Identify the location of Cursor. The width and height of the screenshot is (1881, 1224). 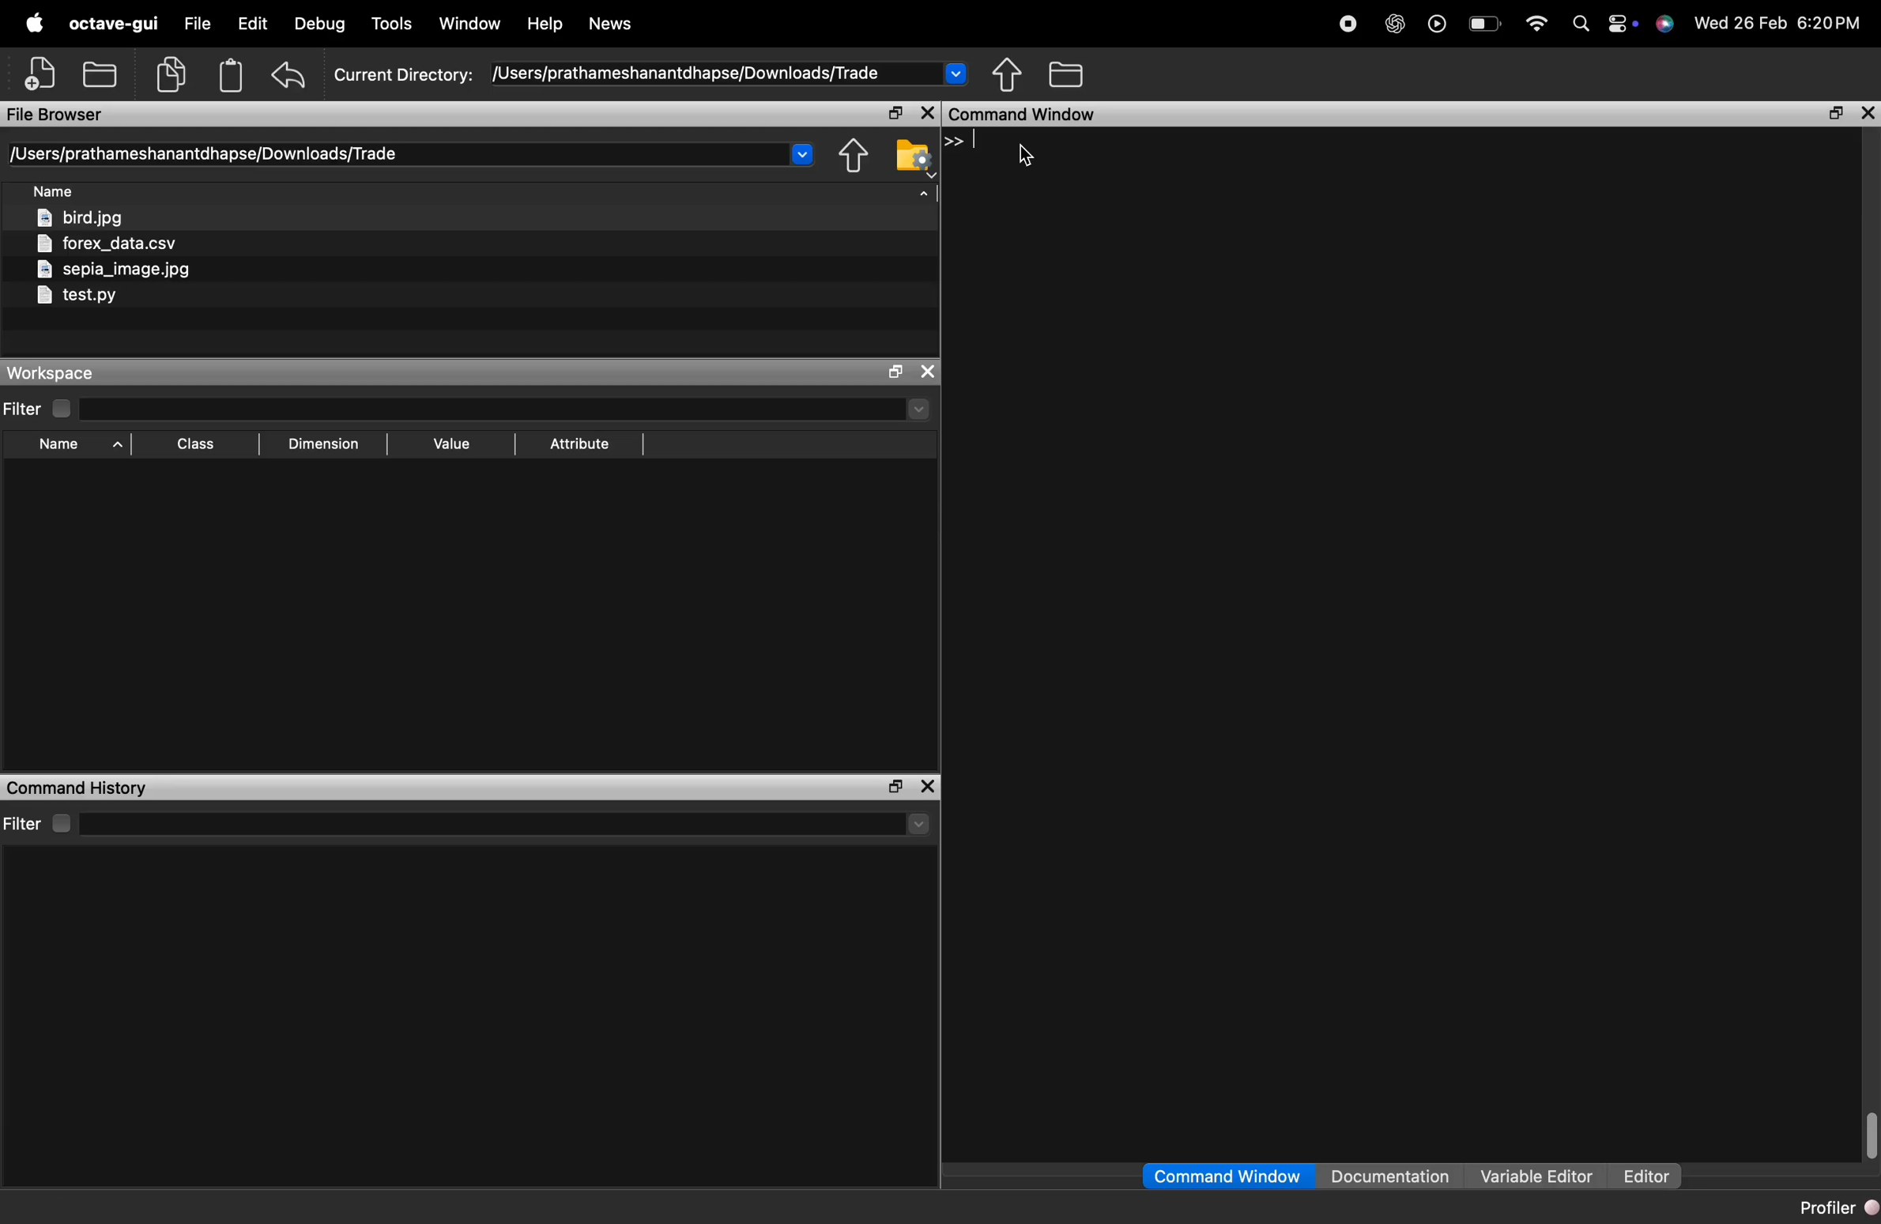
(1023, 156).